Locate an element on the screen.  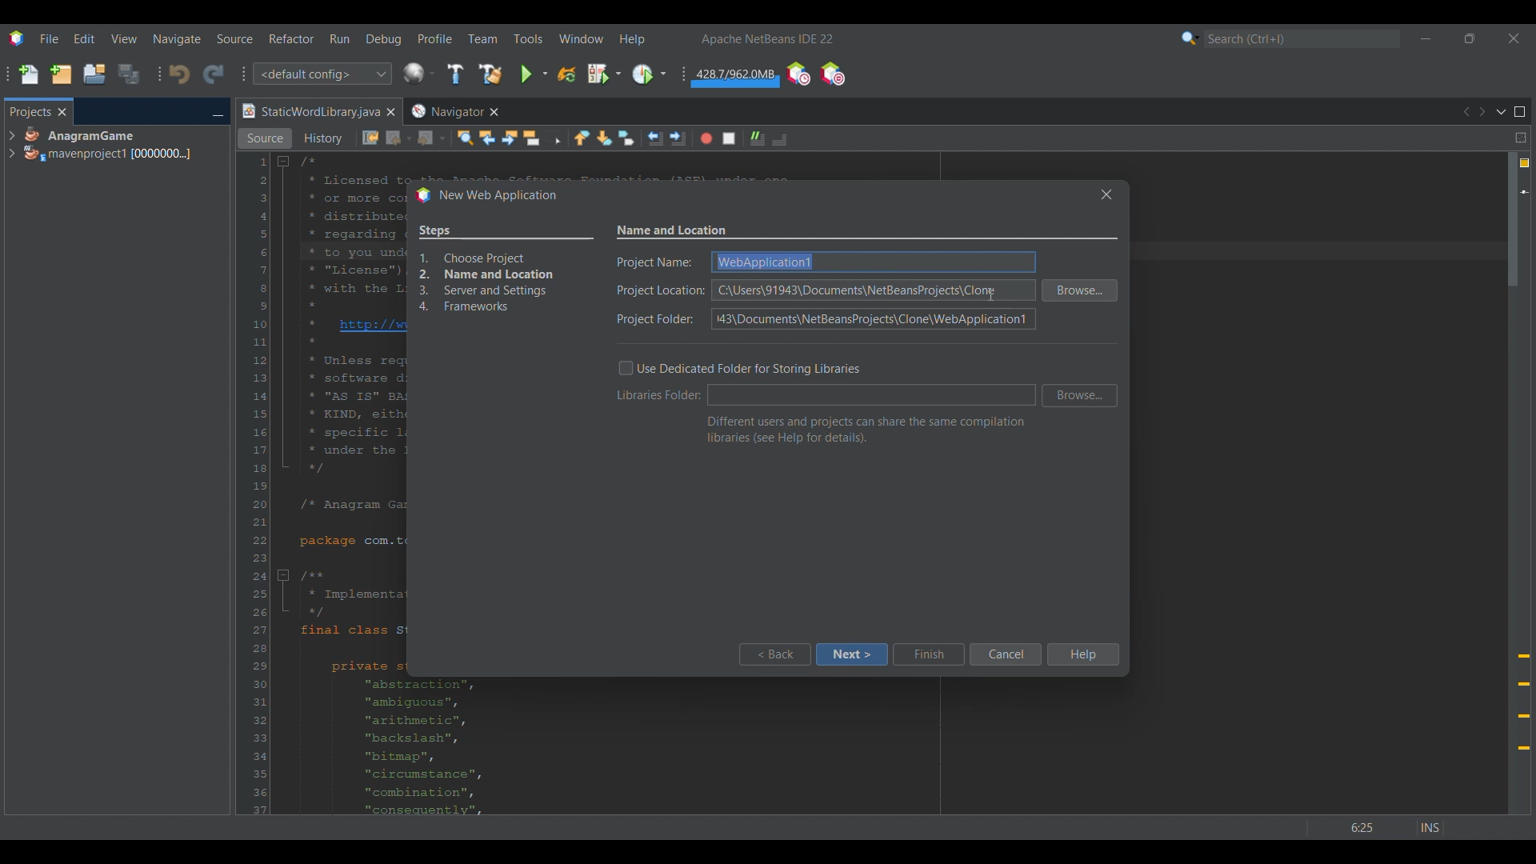
Shift line right is located at coordinates (678, 138).